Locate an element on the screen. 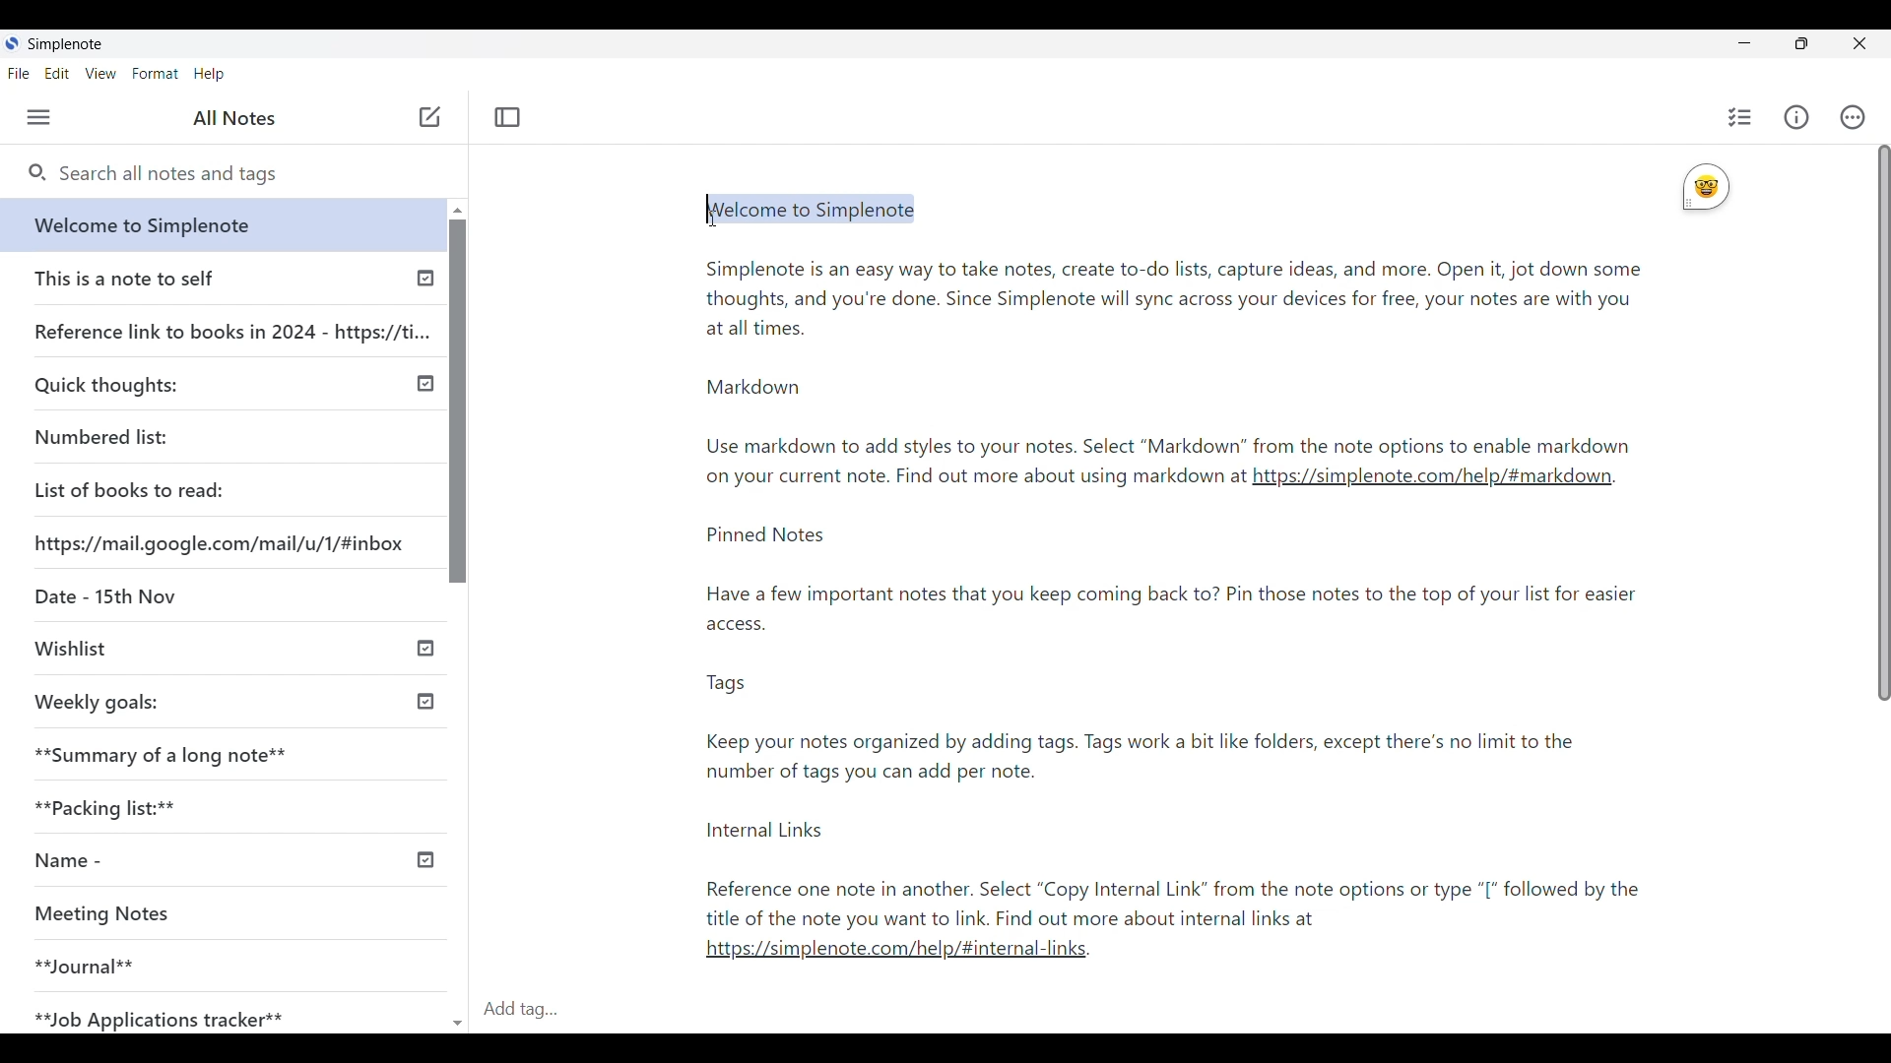 This screenshot has width=1891, height=1063. Packing list is located at coordinates (102, 807).